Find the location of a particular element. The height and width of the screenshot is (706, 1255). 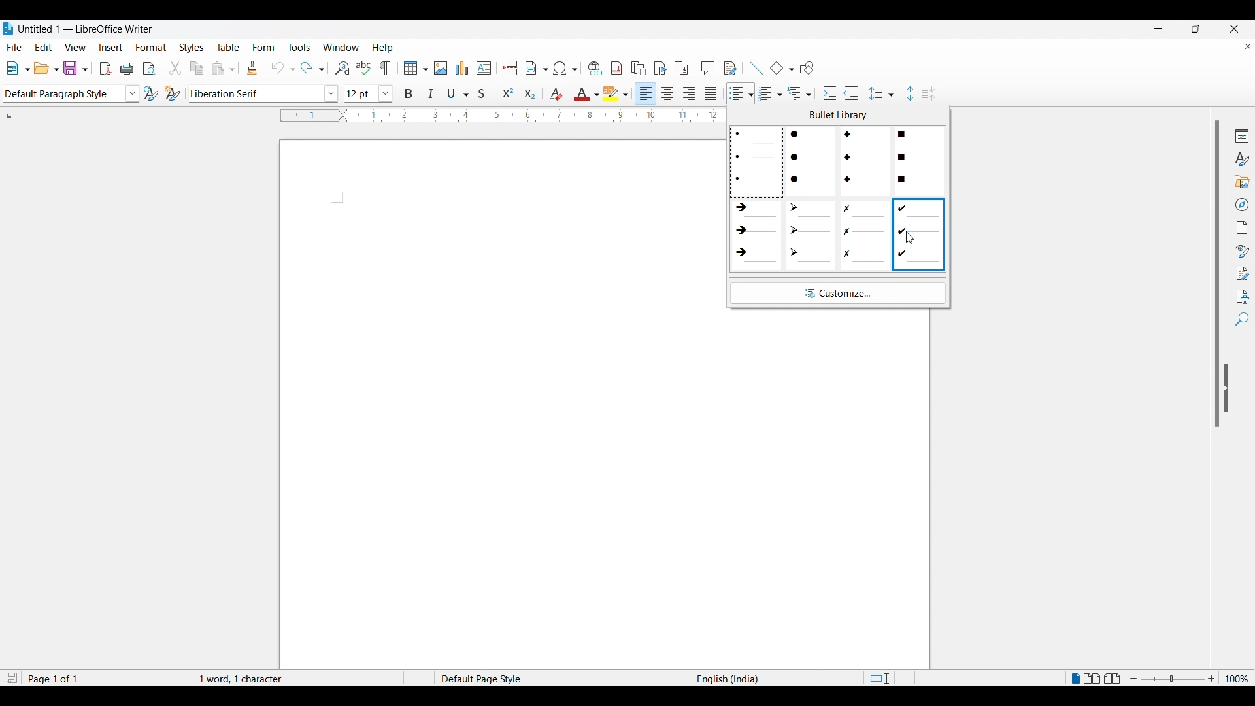

Default Page Style is located at coordinates (493, 677).